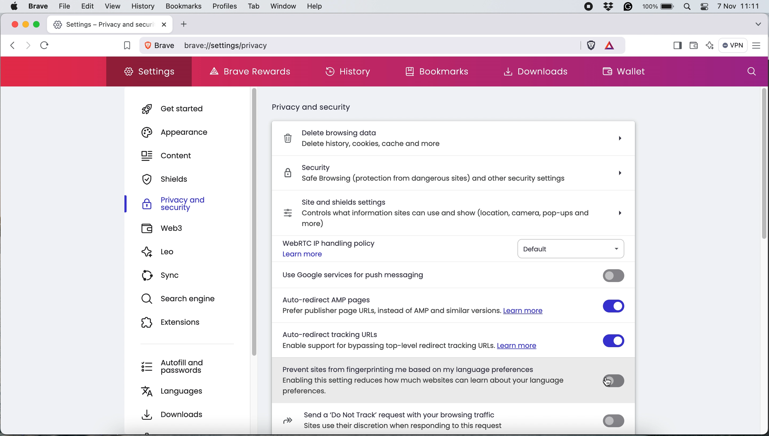  Describe the element at coordinates (614, 381) in the screenshot. I see `prevent learning language preferences toggle switch` at that location.